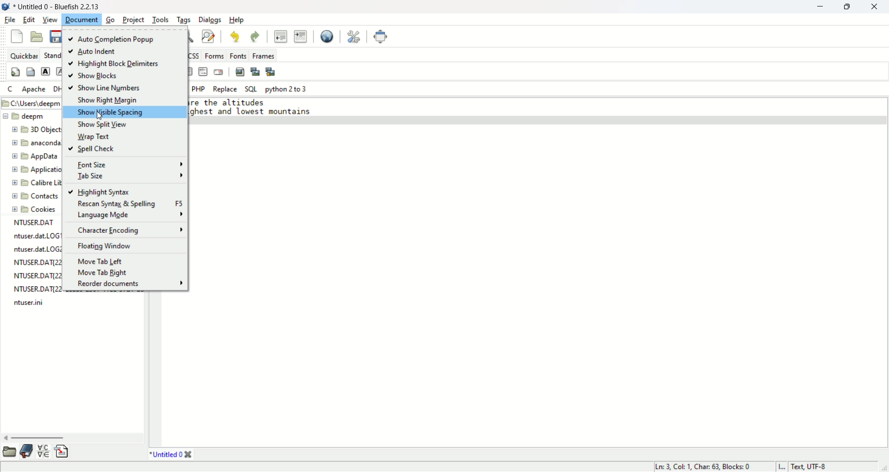 This screenshot has height=472, width=889. I want to click on title, so click(59, 6).